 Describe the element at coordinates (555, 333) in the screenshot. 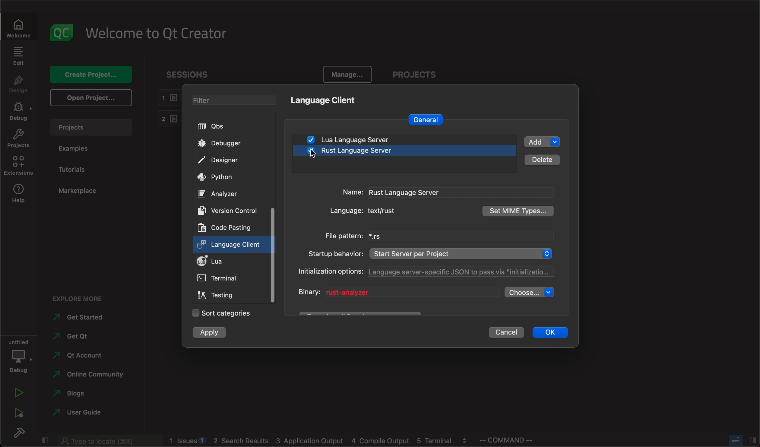

I see `ok` at that location.